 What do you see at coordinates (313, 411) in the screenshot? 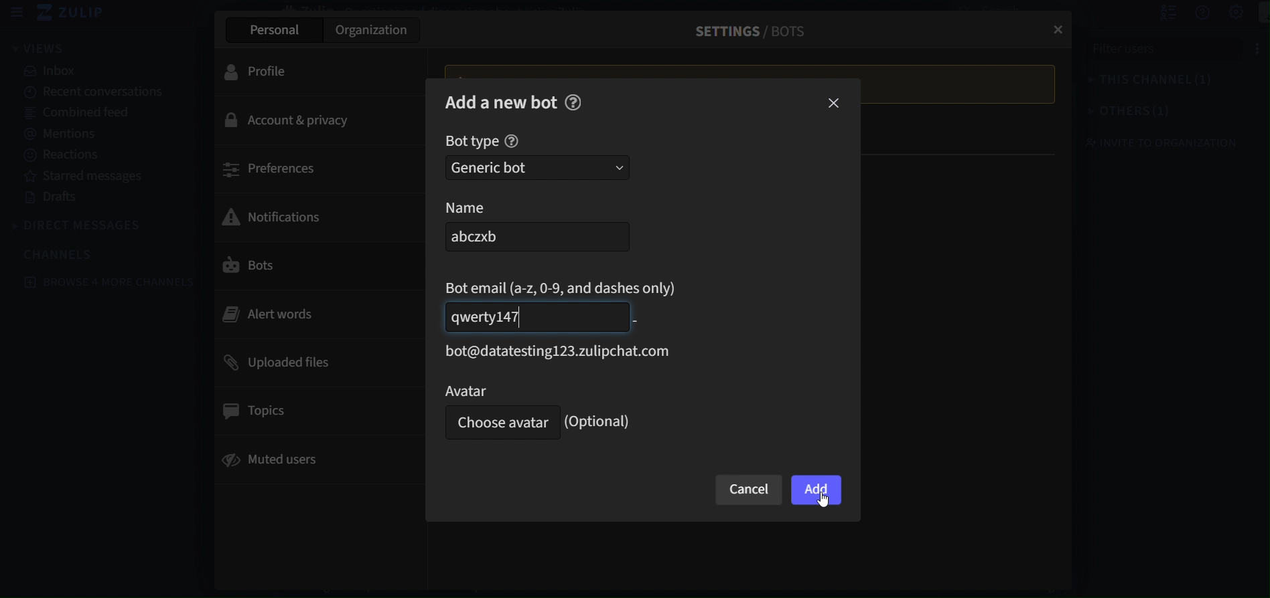
I see `topics` at bounding box center [313, 411].